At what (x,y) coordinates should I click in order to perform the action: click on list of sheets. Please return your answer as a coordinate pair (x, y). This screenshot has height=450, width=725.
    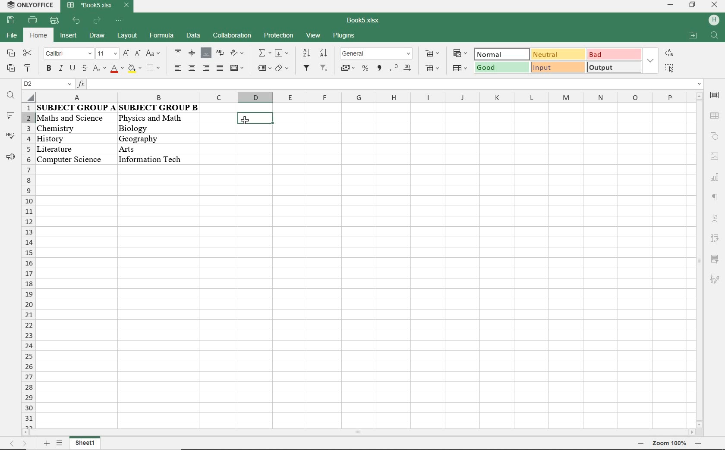
    Looking at the image, I should click on (60, 444).